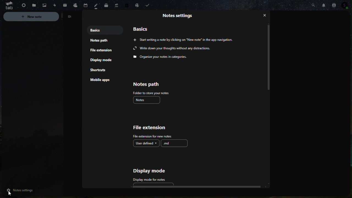 The height and width of the screenshot is (198, 352). Describe the element at coordinates (65, 4) in the screenshot. I see `mail` at that location.